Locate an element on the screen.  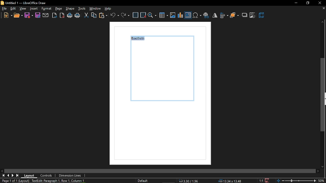
Minimize is located at coordinates (296, 3).